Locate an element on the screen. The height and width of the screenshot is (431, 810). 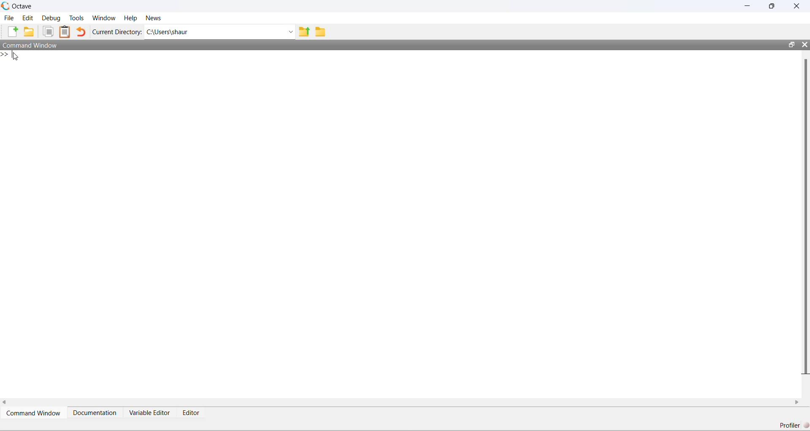
Undo is located at coordinates (81, 32).